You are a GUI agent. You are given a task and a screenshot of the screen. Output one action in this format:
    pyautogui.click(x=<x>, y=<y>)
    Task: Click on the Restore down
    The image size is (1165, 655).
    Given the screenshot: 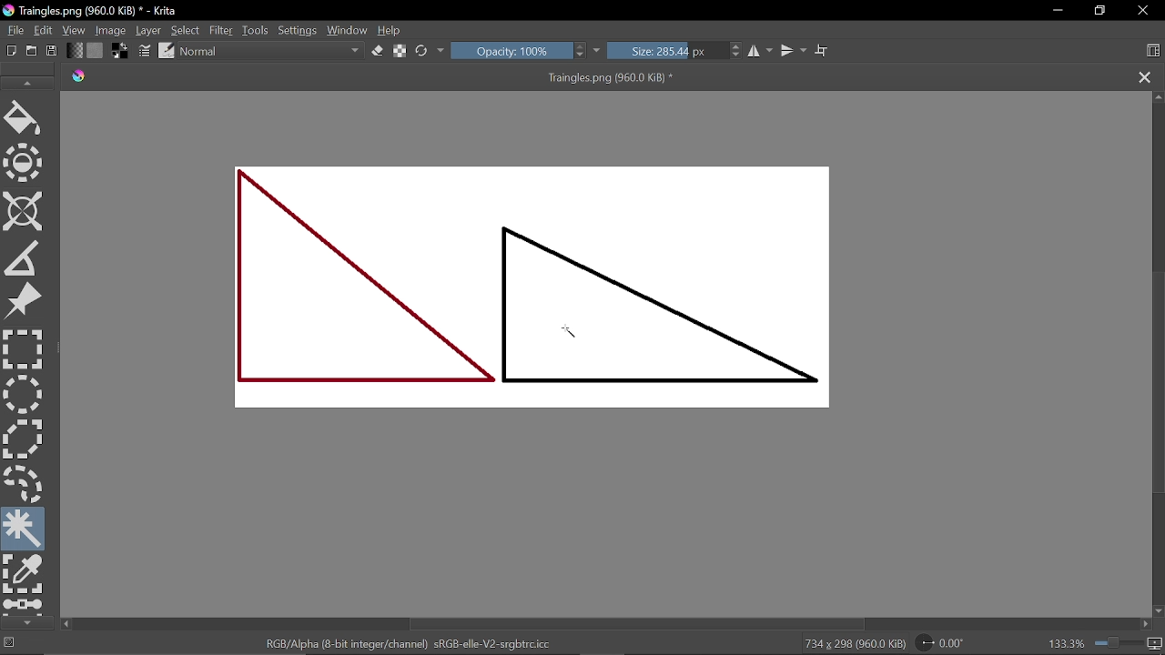 What is the action you would take?
    pyautogui.click(x=1099, y=10)
    